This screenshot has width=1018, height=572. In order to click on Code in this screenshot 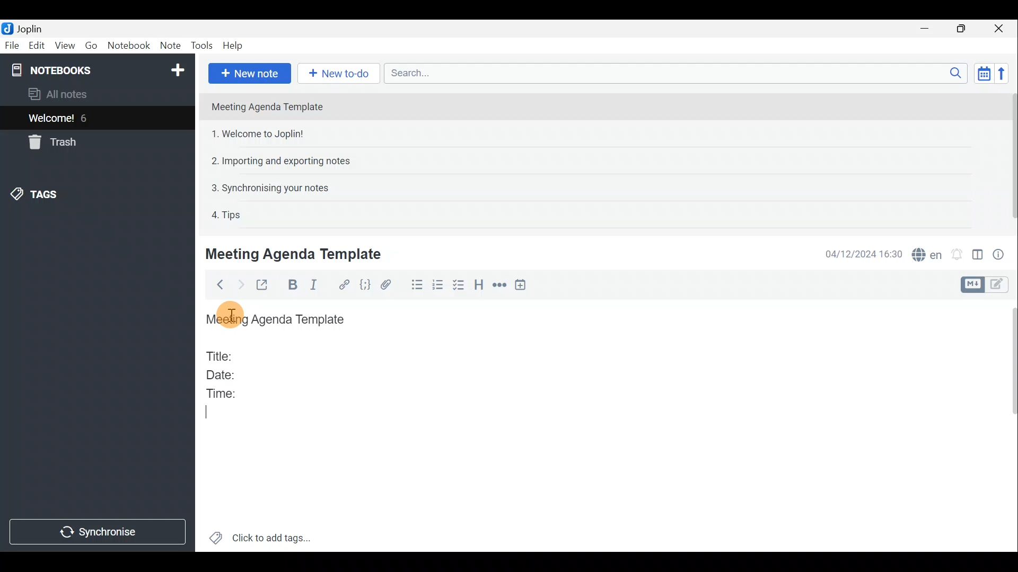, I will do `click(366, 285)`.